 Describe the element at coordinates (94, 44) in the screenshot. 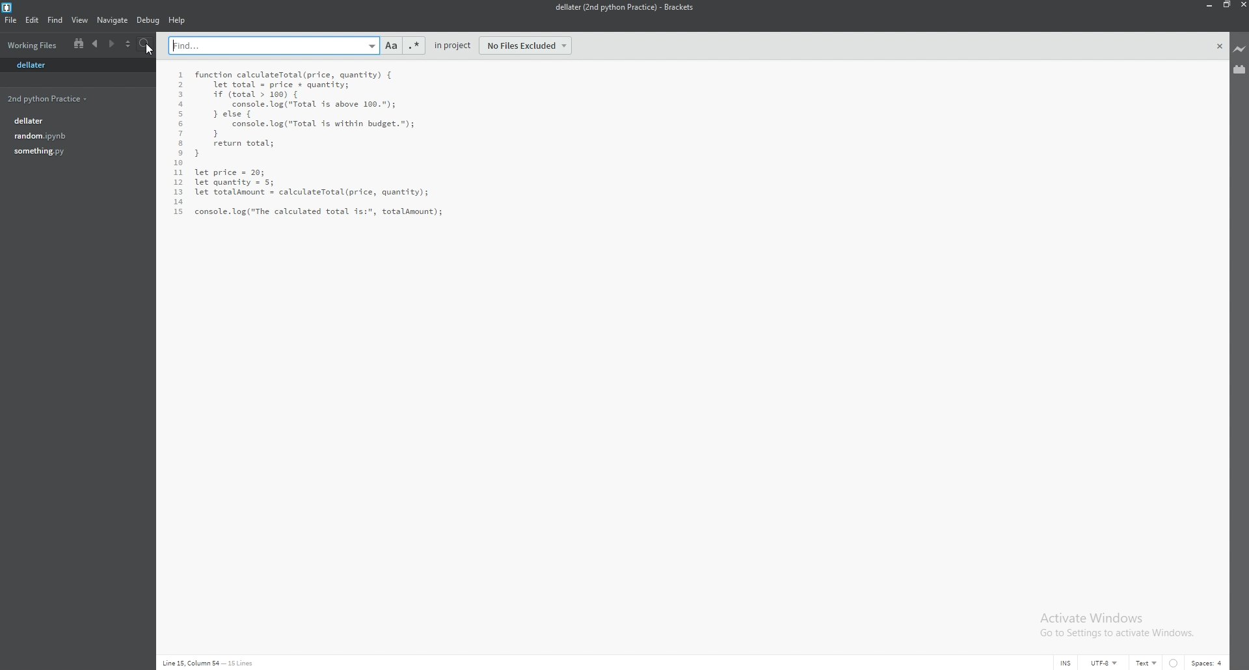

I see `previous` at that location.